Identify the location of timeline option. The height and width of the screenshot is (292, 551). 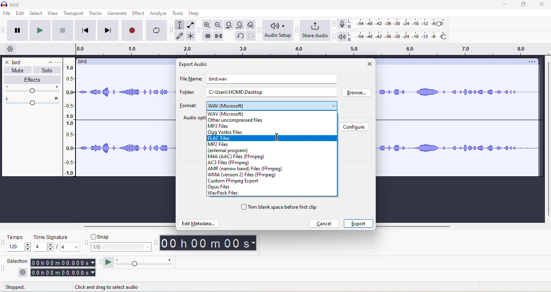
(12, 49).